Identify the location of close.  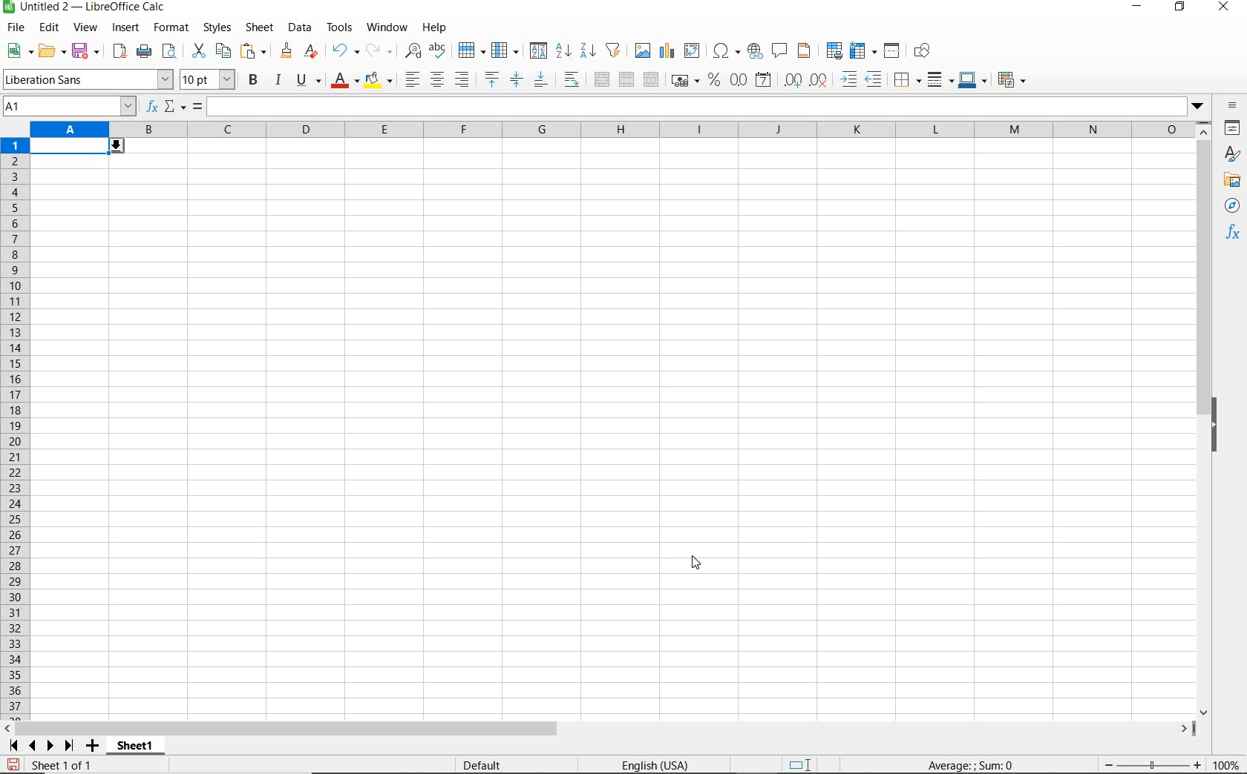
(1223, 7).